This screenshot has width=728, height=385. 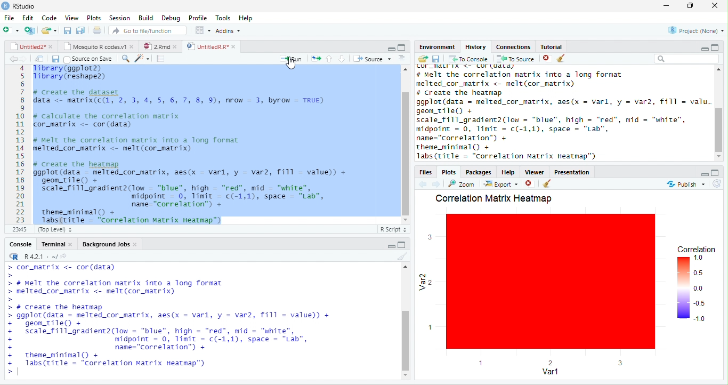 I want to click on minimize, so click(x=700, y=47).